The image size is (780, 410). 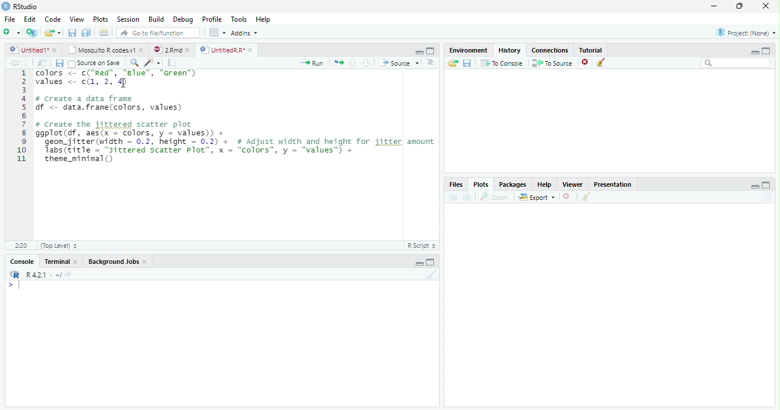 What do you see at coordinates (69, 274) in the screenshot?
I see `View the current working directory` at bounding box center [69, 274].